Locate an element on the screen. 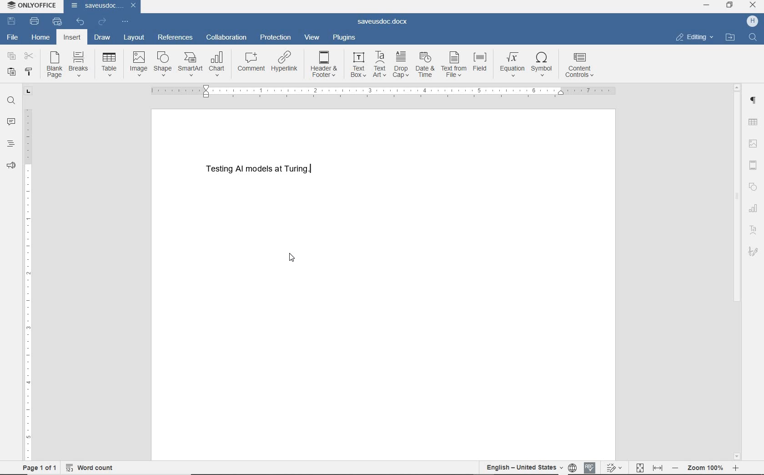 The width and height of the screenshot is (764, 475). paragraph settings is located at coordinates (754, 101).